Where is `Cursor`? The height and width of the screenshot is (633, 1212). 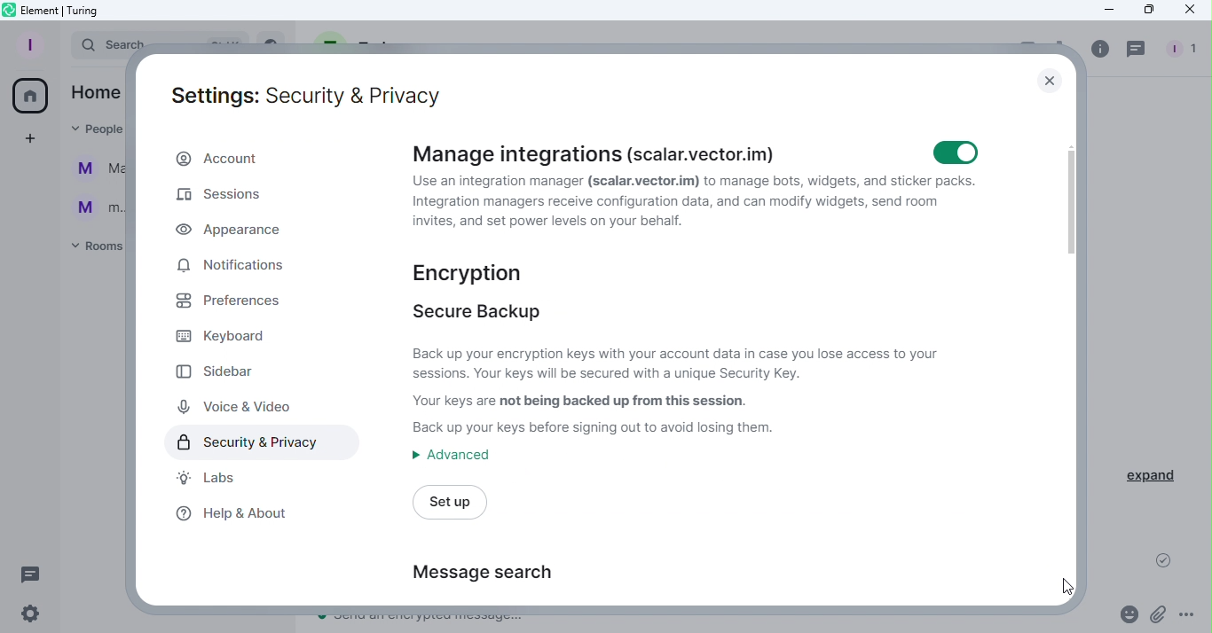
Cursor is located at coordinates (1069, 588).